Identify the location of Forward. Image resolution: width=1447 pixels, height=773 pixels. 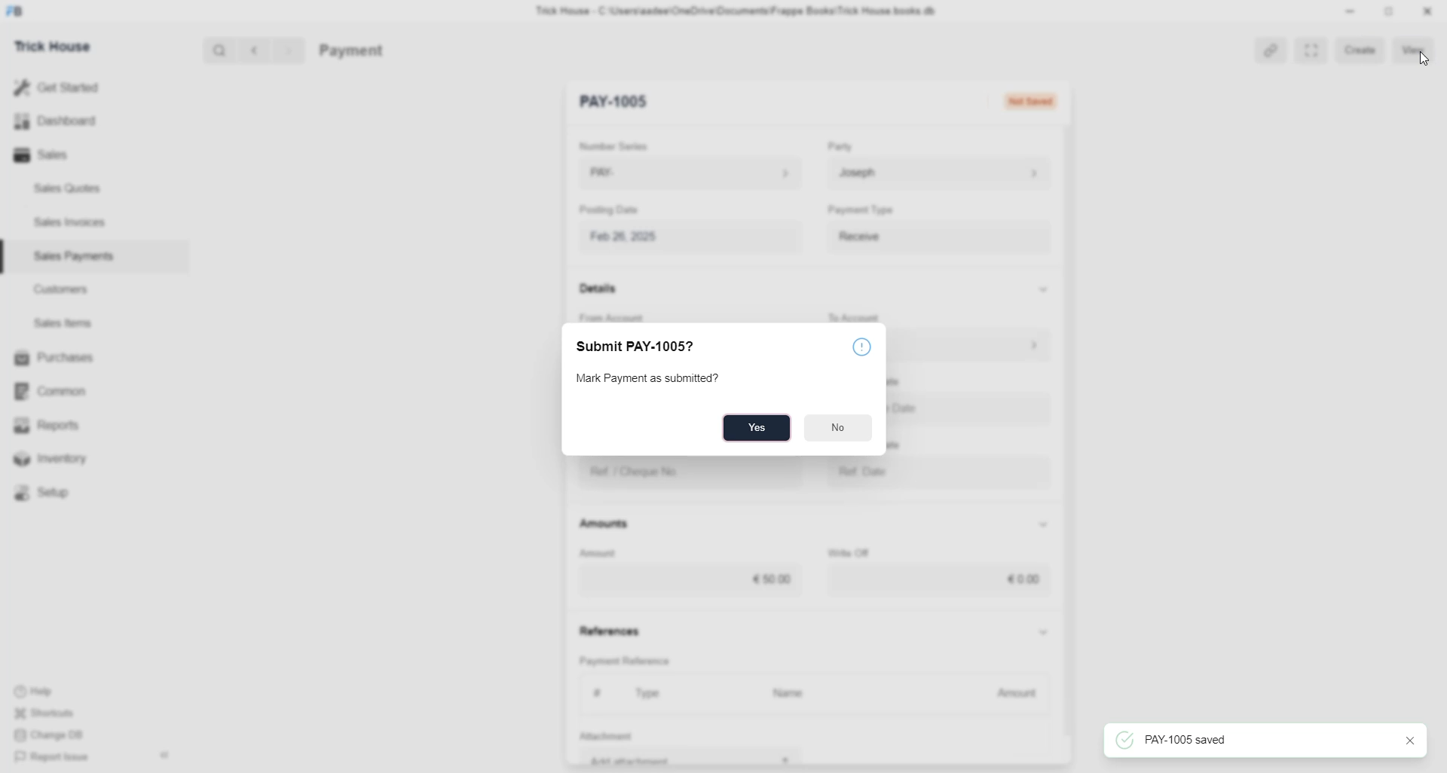
(289, 51).